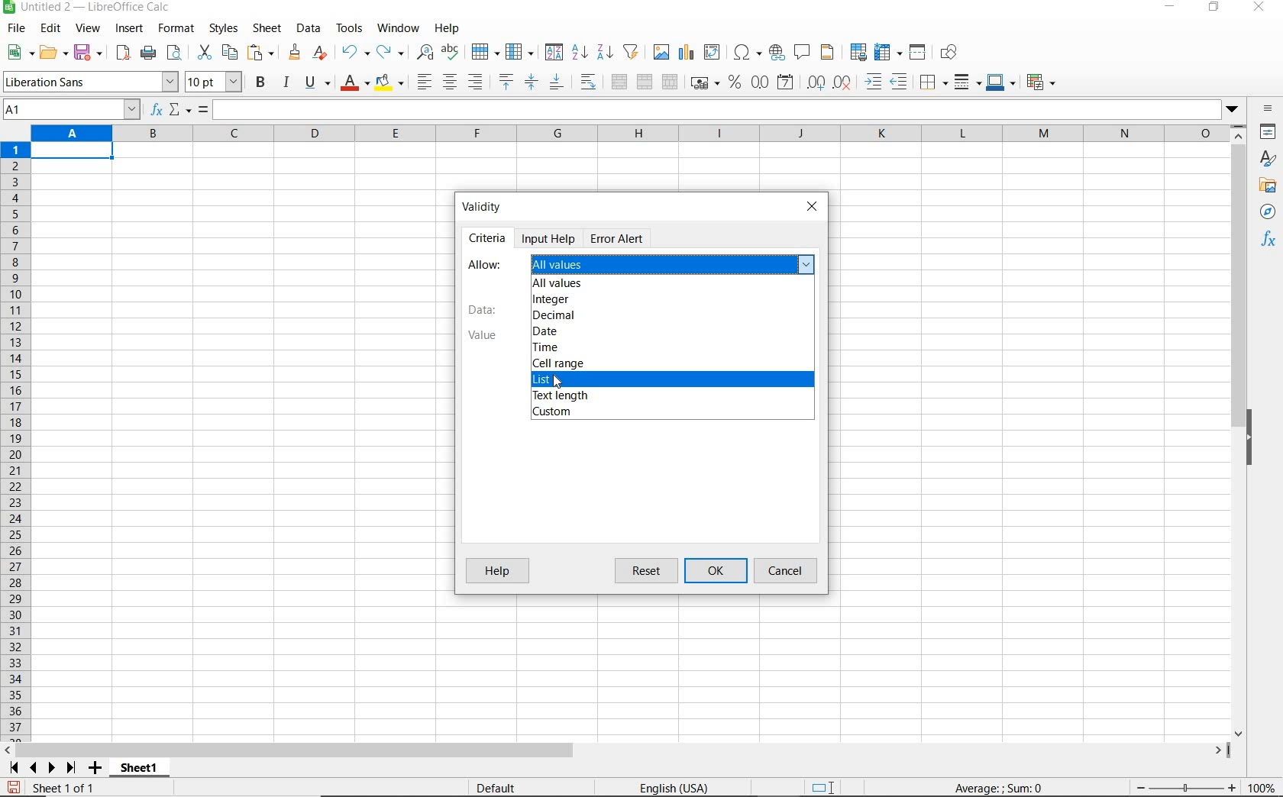  What do you see at coordinates (616, 750) in the screenshot?
I see `scrollbar` at bounding box center [616, 750].